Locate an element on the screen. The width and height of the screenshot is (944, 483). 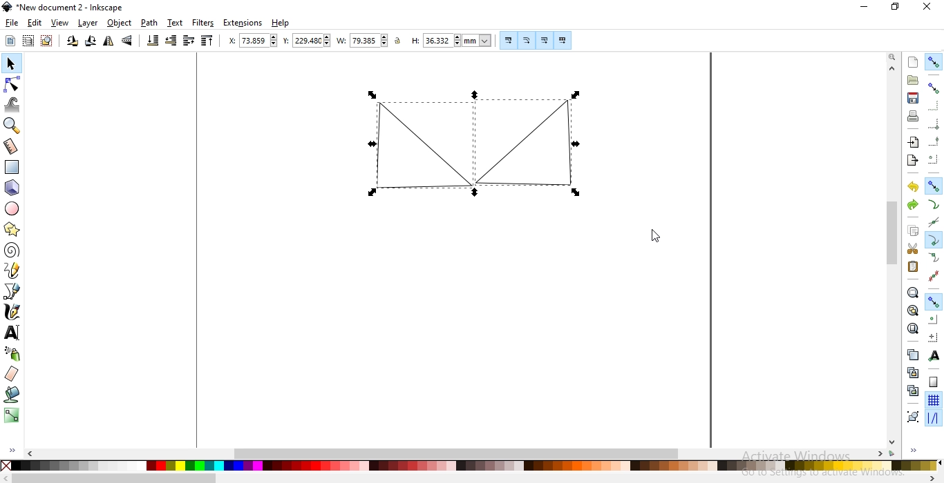
expand/hide sidebar is located at coordinates (918, 451).